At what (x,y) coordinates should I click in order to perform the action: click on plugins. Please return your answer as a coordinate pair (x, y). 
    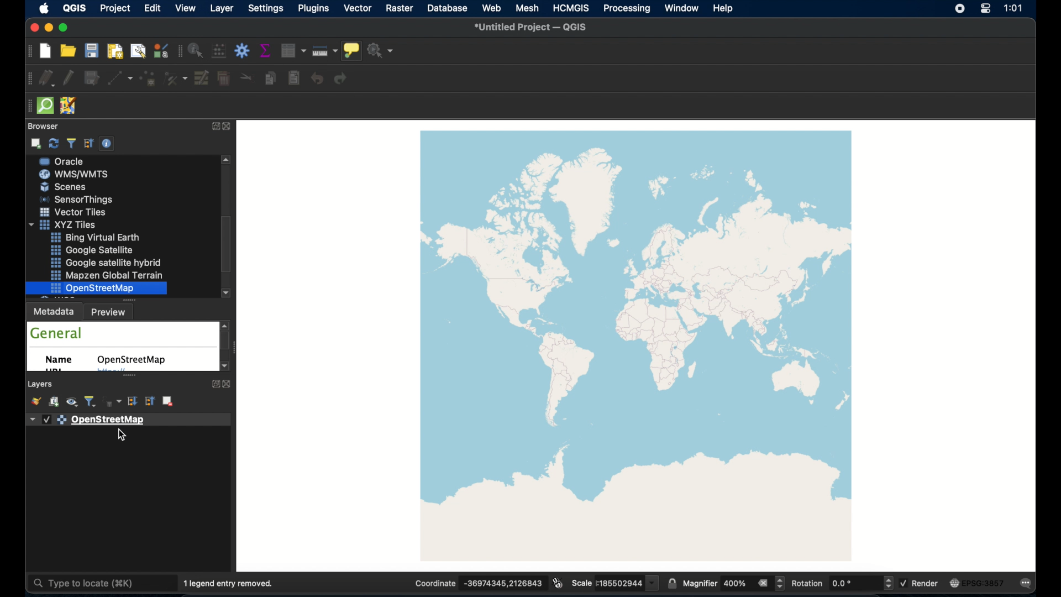
    Looking at the image, I should click on (313, 9).